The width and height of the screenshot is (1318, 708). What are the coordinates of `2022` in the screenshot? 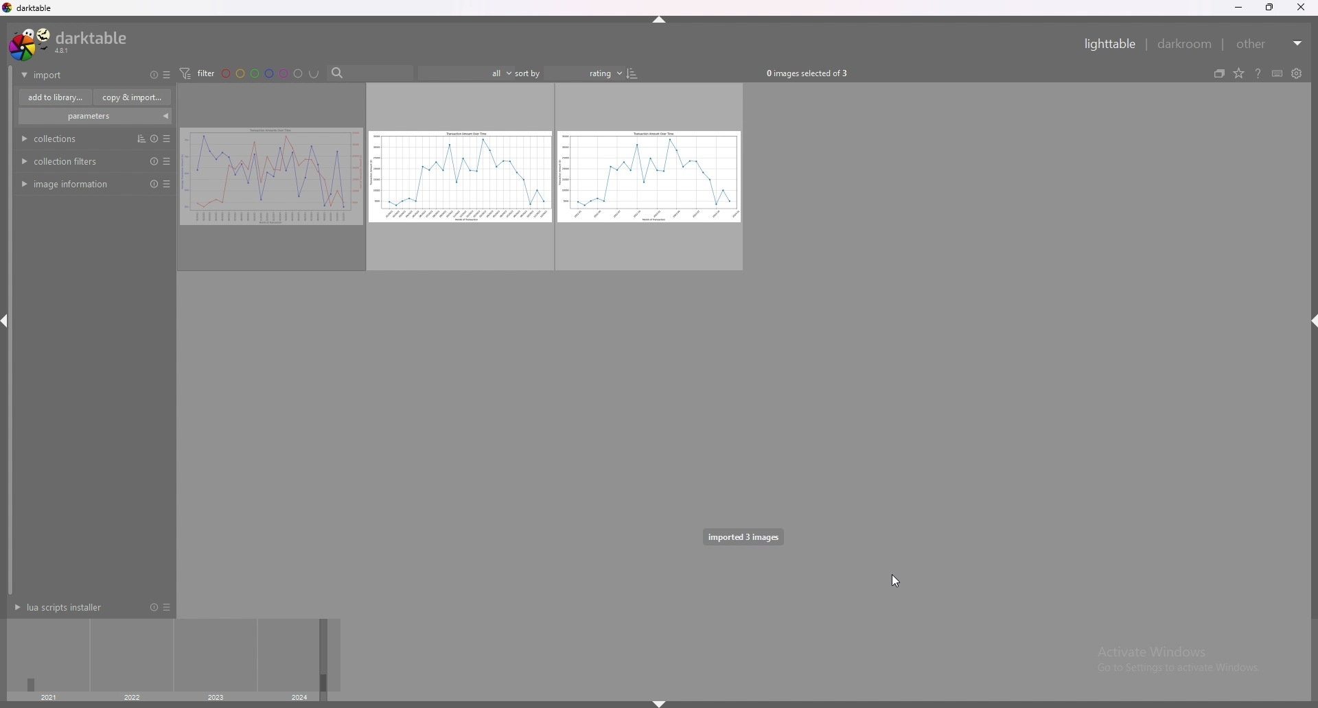 It's located at (131, 698).